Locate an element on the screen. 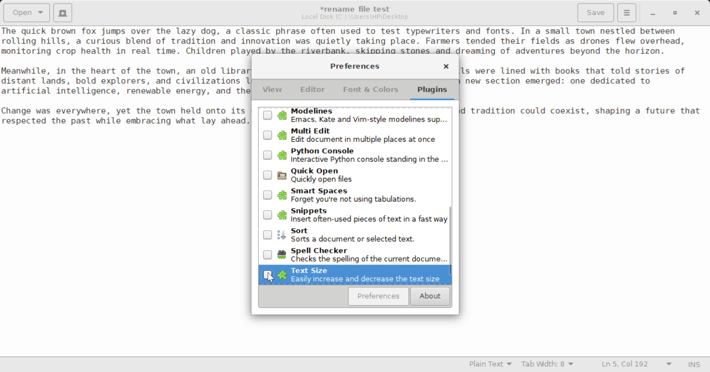  Snippets Plugin Button Unselected is located at coordinates (355, 216).